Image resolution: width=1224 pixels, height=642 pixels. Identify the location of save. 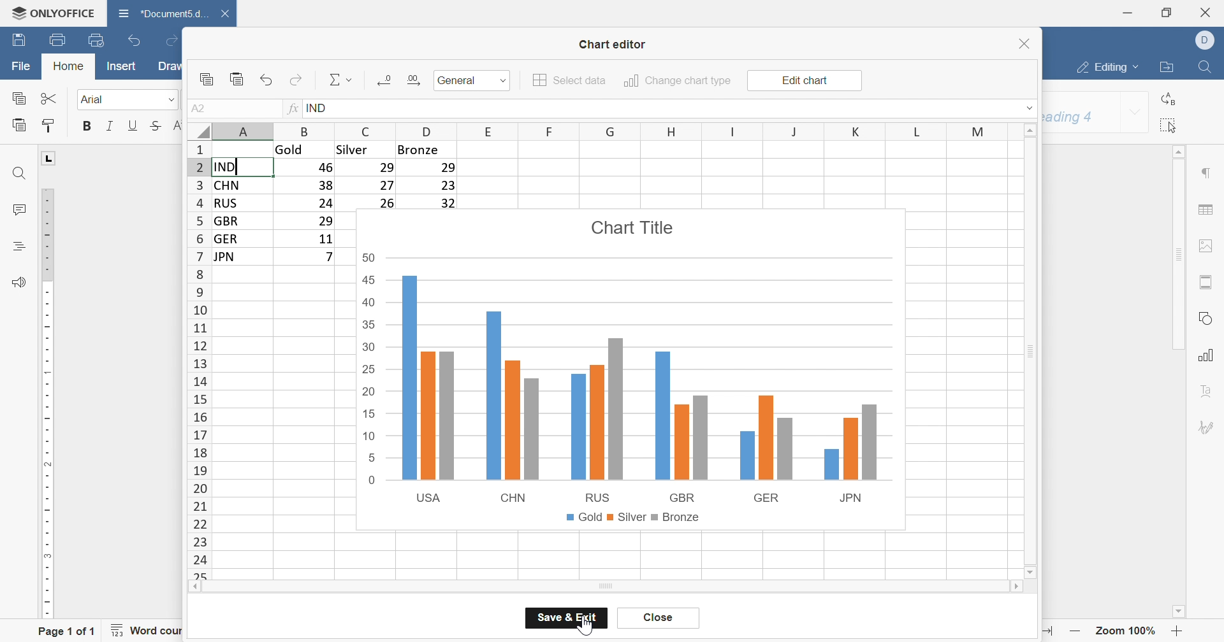
(19, 40).